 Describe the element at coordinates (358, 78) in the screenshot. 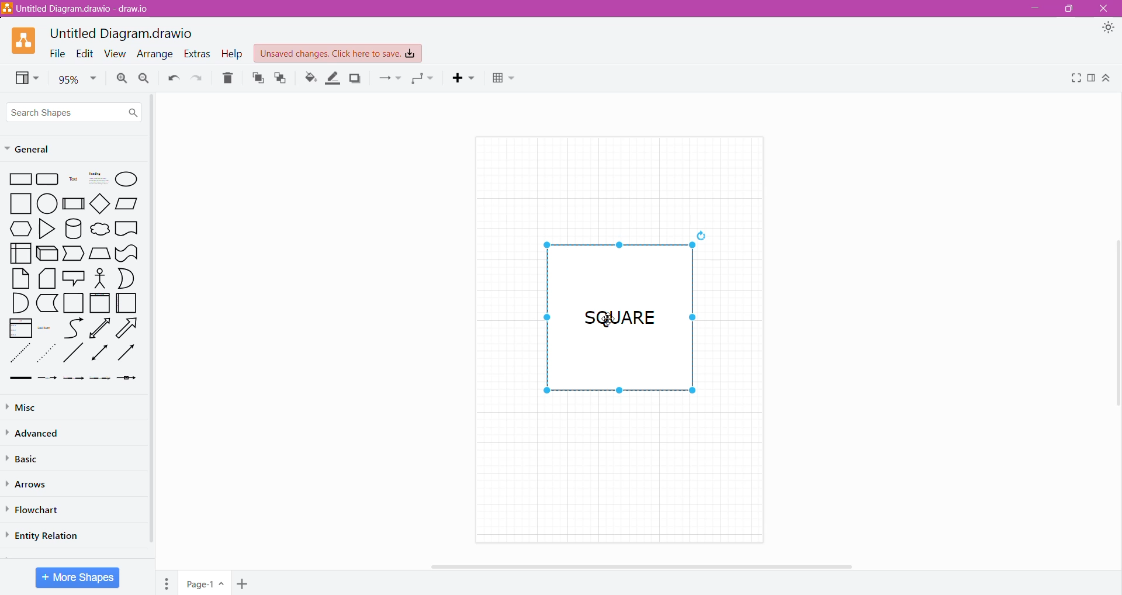

I see `Shadow` at that location.